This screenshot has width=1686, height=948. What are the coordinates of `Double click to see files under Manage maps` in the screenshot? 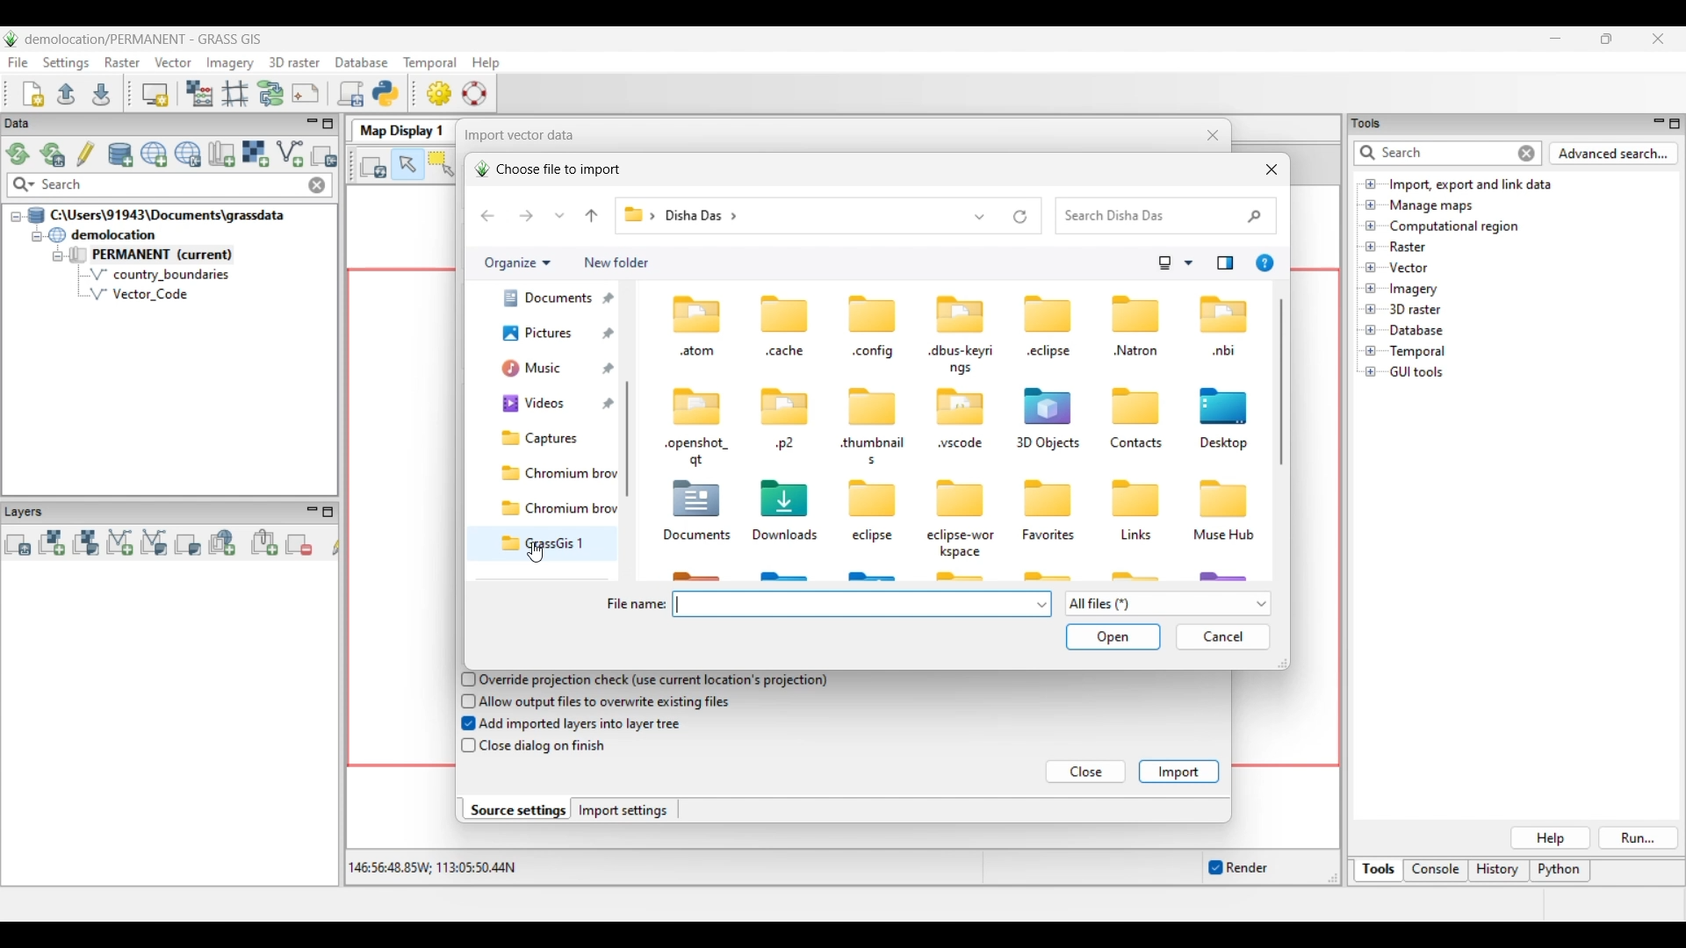 It's located at (1432, 206).